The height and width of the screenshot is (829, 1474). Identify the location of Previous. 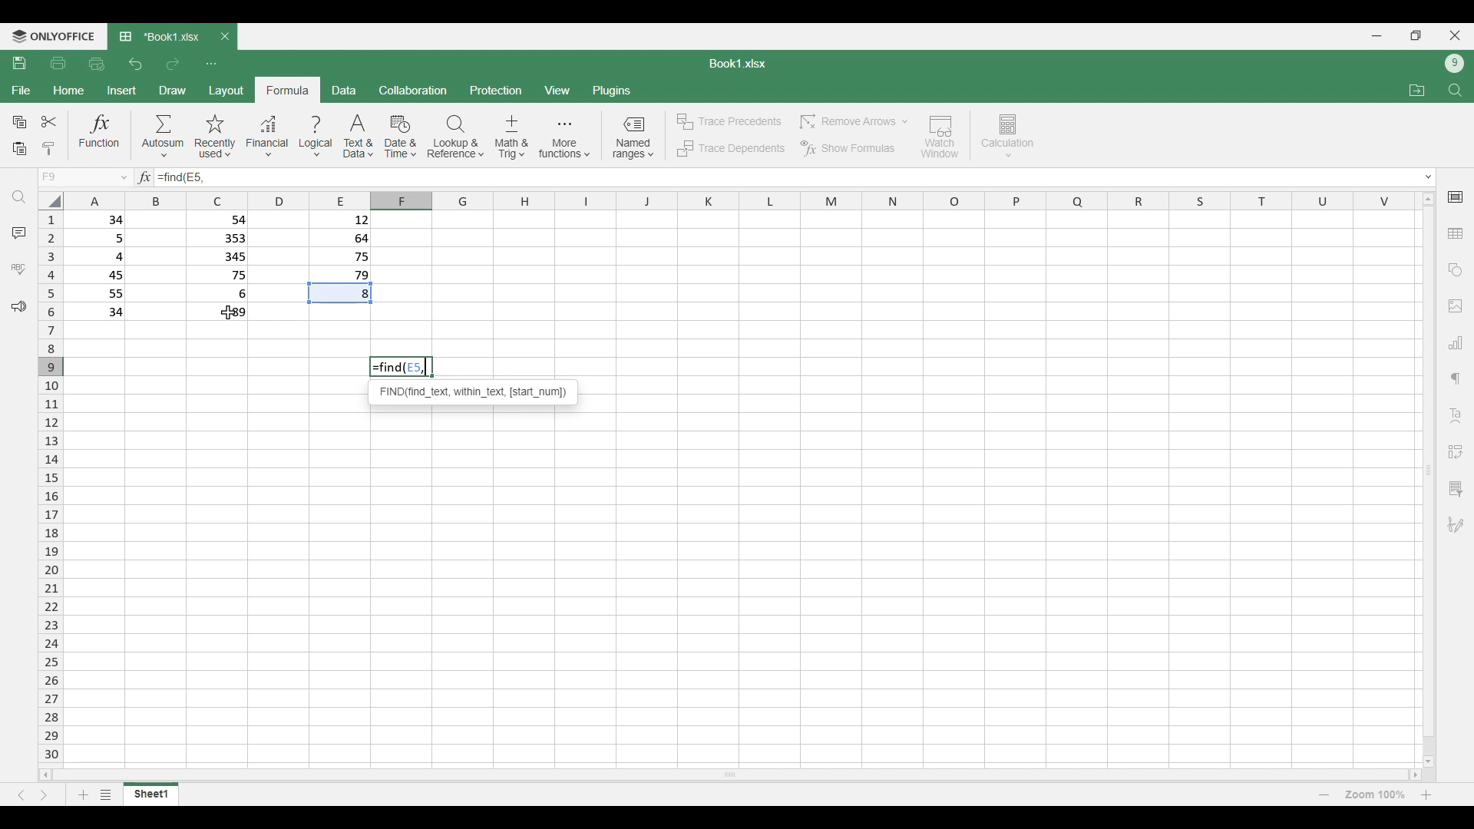
(21, 795).